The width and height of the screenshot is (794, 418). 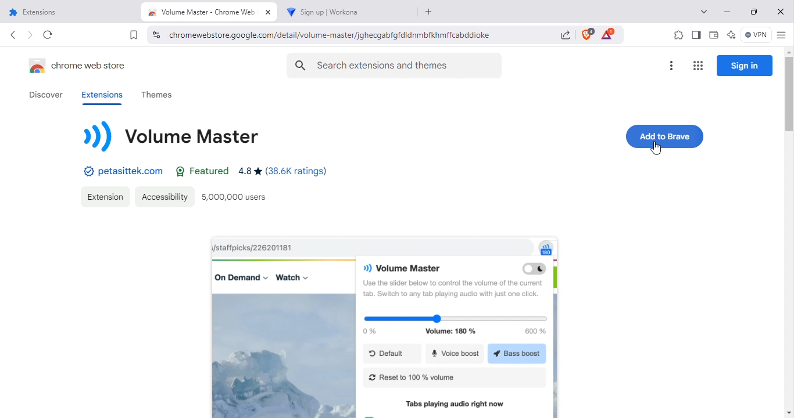 What do you see at coordinates (563, 35) in the screenshot?
I see `Share this page` at bounding box center [563, 35].